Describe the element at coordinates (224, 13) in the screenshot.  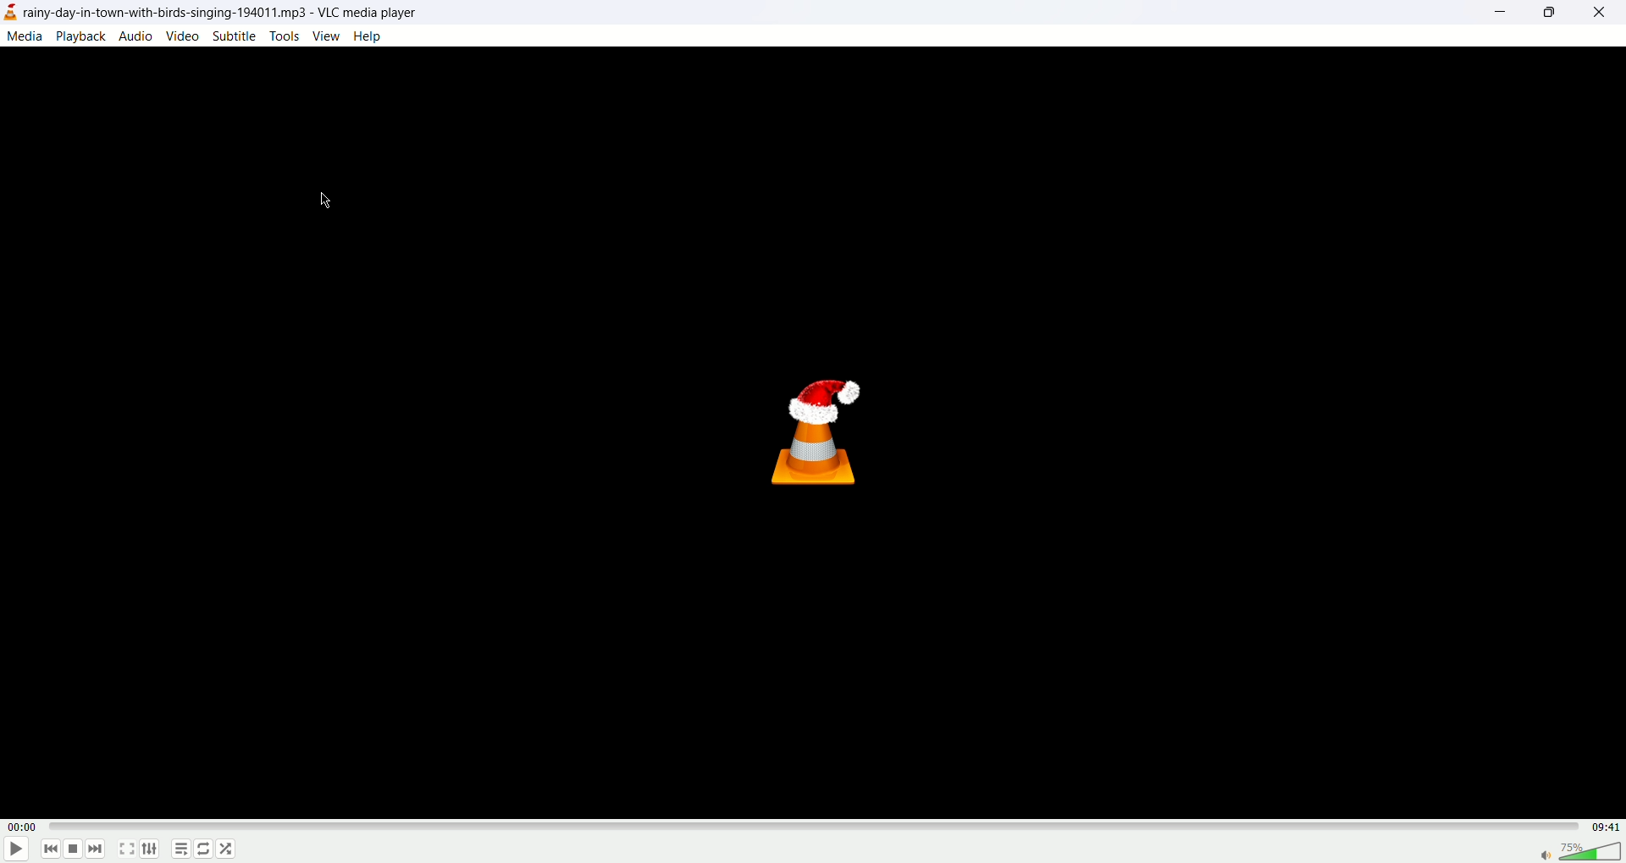
I see `y-day-in-town-with-birds-singing-194011.mp3 - VLC media player` at that location.